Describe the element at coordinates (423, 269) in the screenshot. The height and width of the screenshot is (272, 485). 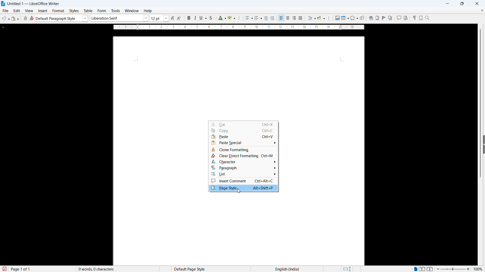
I see `Multiple page view ` at that location.